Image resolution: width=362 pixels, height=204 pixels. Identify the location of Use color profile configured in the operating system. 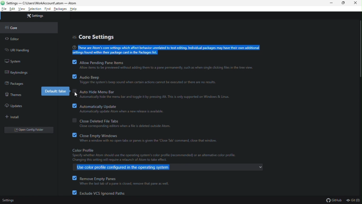
(127, 167).